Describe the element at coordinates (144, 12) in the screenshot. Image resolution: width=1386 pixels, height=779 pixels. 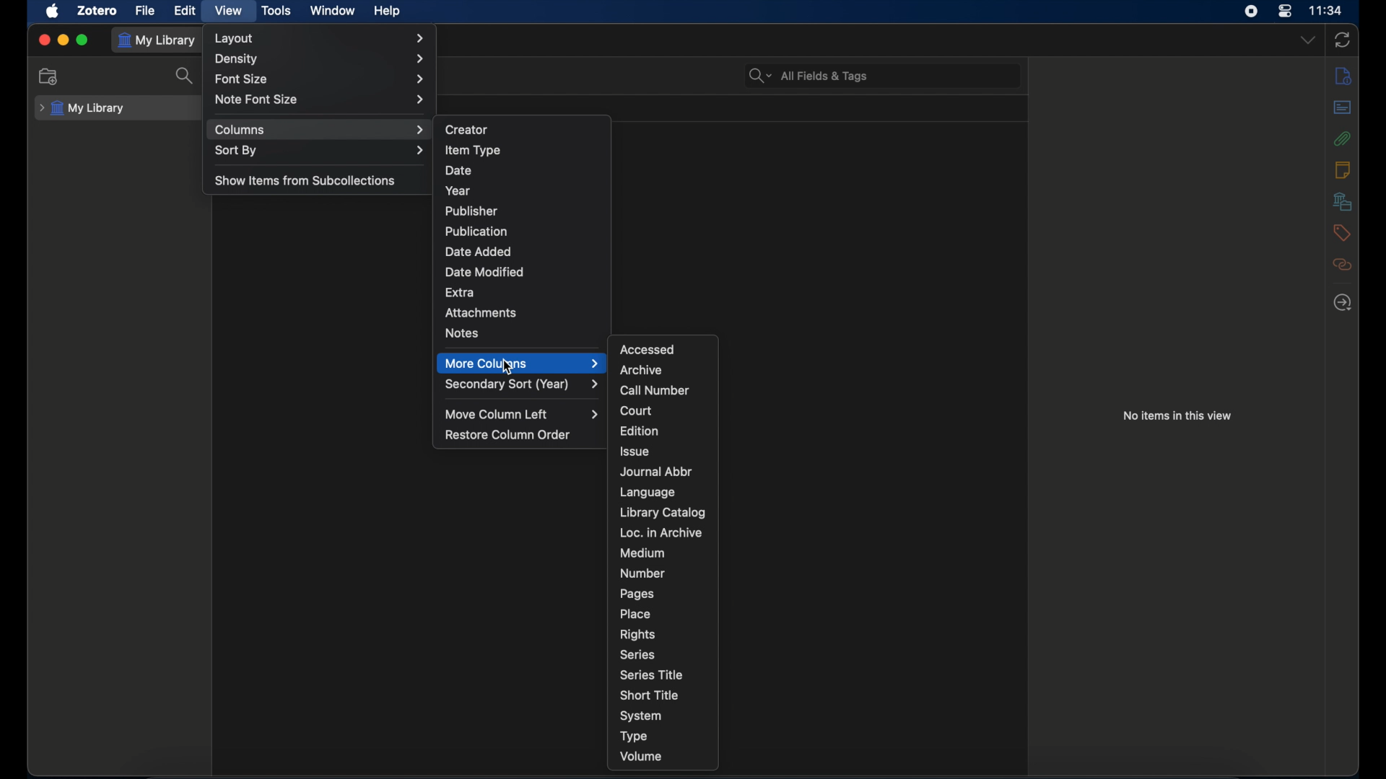
I see `file` at that location.